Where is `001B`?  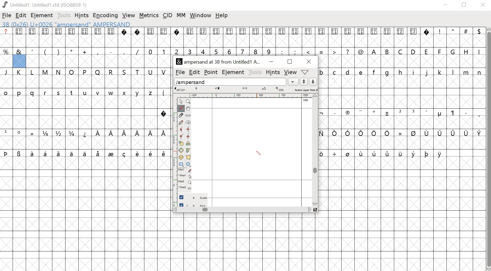
001B is located at coordinates (360, 37).